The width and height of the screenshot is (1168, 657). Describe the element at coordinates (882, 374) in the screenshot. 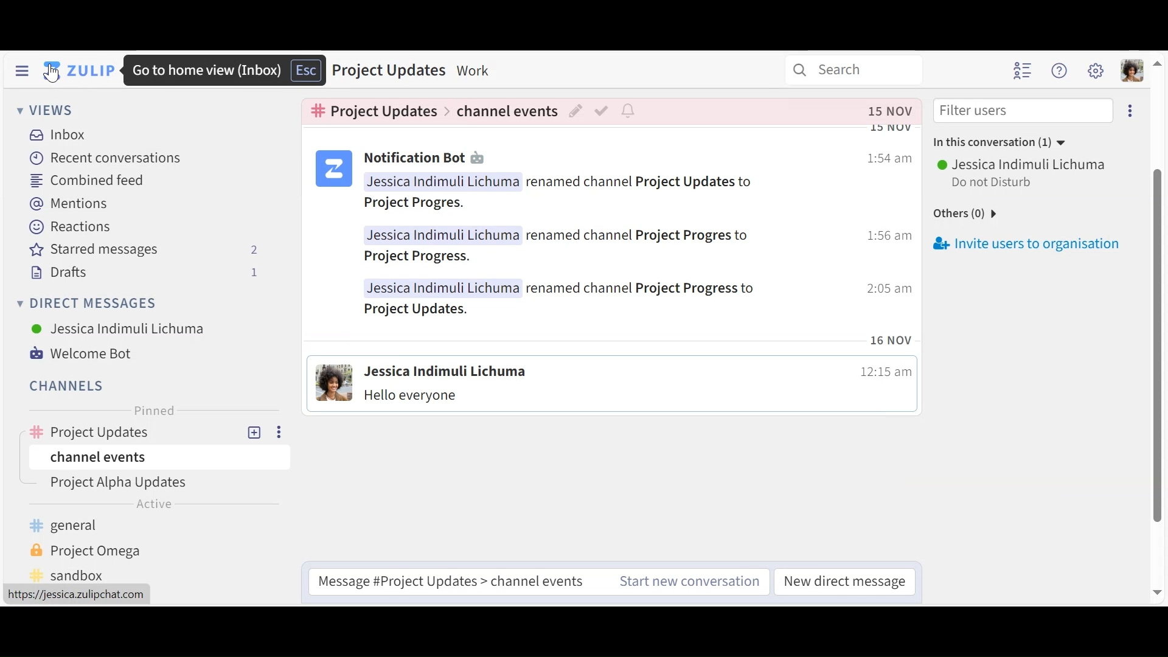

I see `time` at that location.